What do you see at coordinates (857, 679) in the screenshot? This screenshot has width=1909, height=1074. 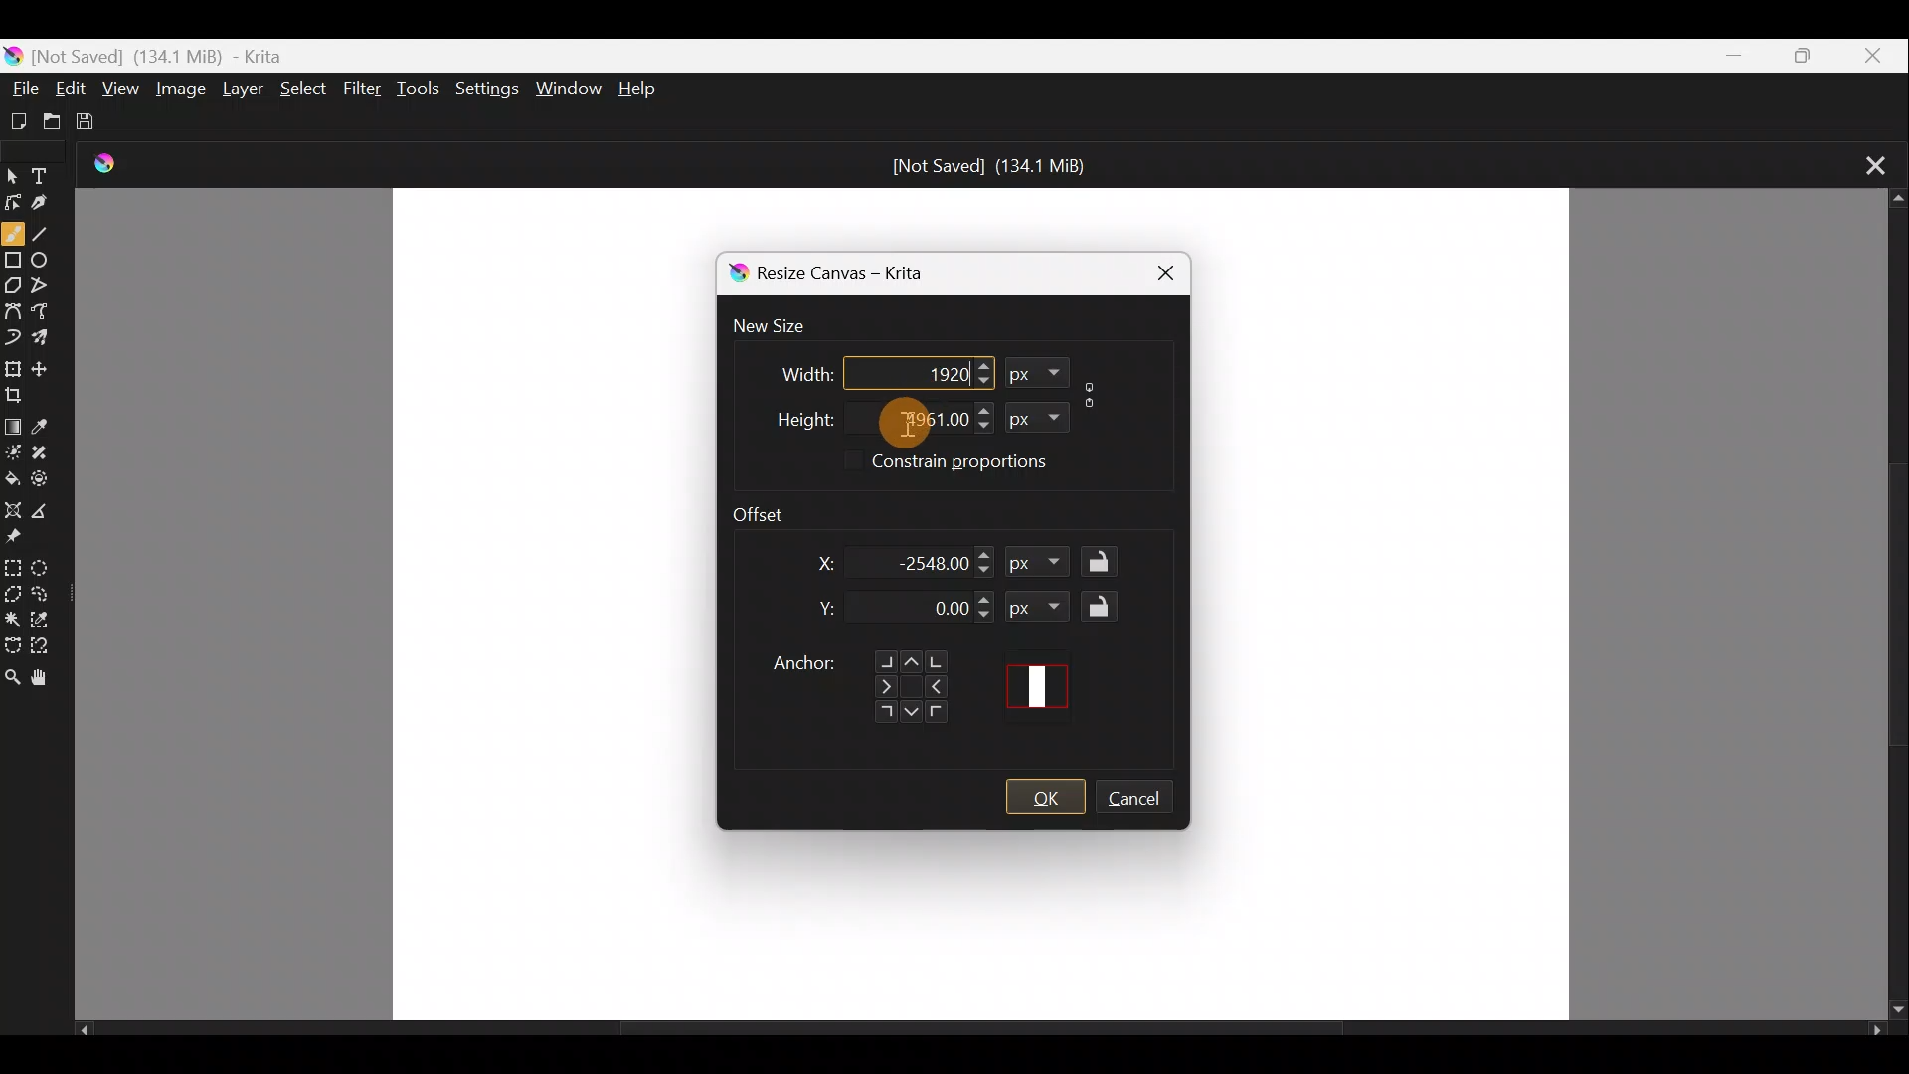 I see `Anchor` at bounding box center [857, 679].